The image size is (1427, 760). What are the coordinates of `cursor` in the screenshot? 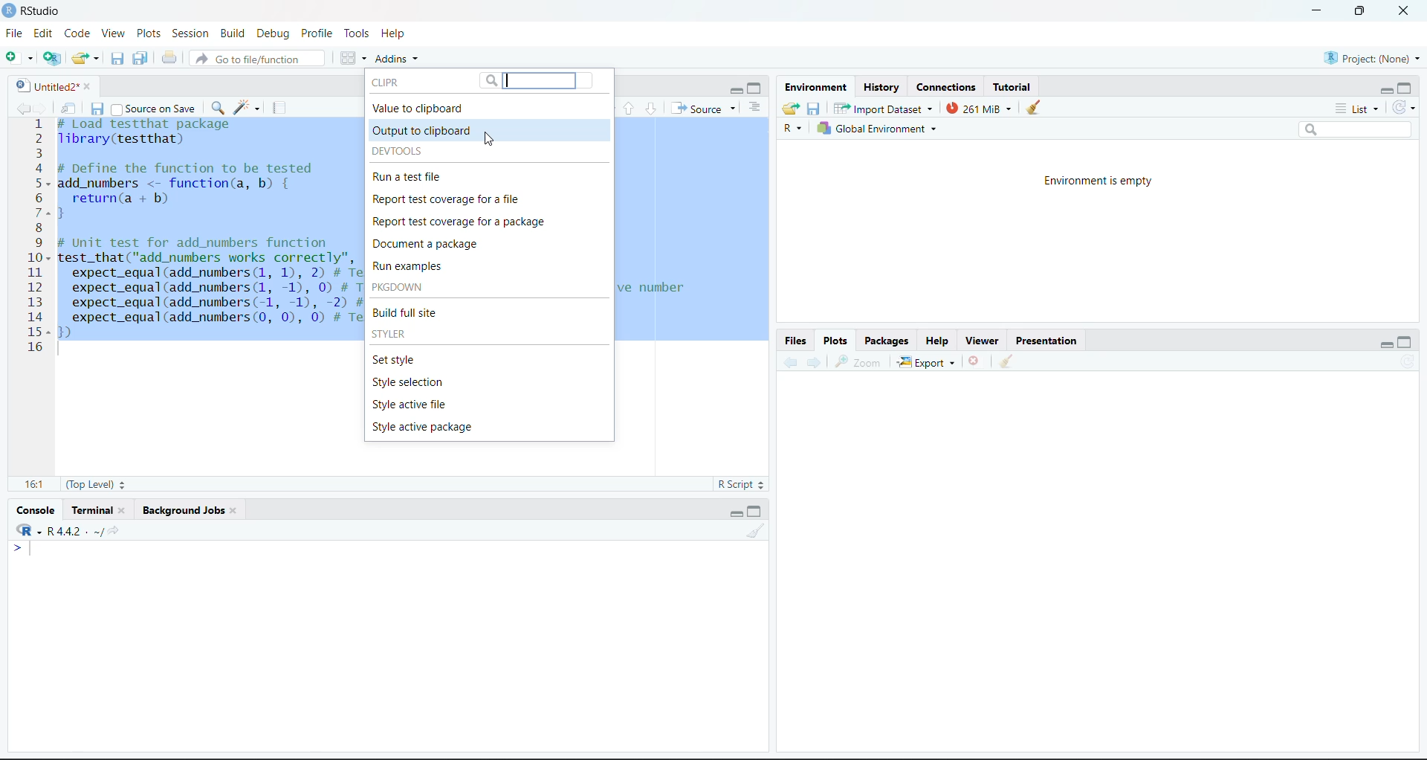 It's located at (491, 140).